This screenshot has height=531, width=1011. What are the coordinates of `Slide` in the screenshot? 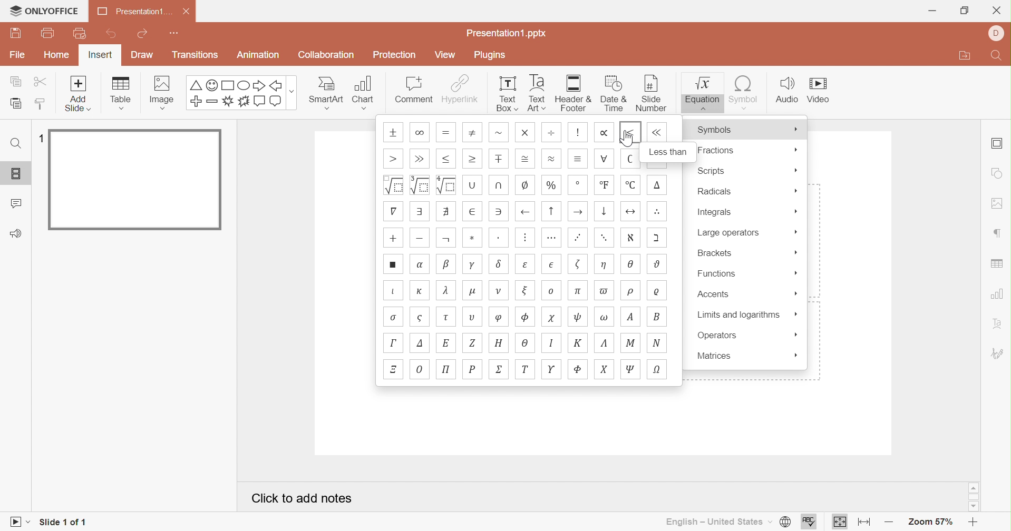 It's located at (135, 181).